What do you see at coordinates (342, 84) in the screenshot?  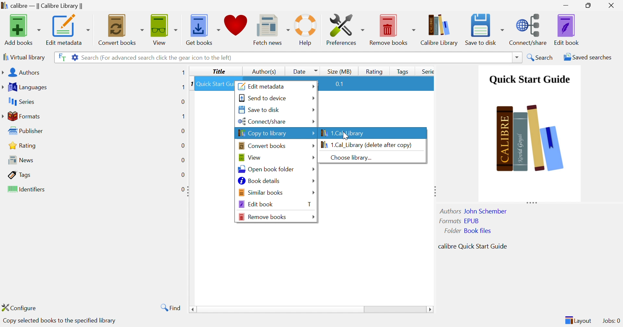 I see `0.1` at bounding box center [342, 84].